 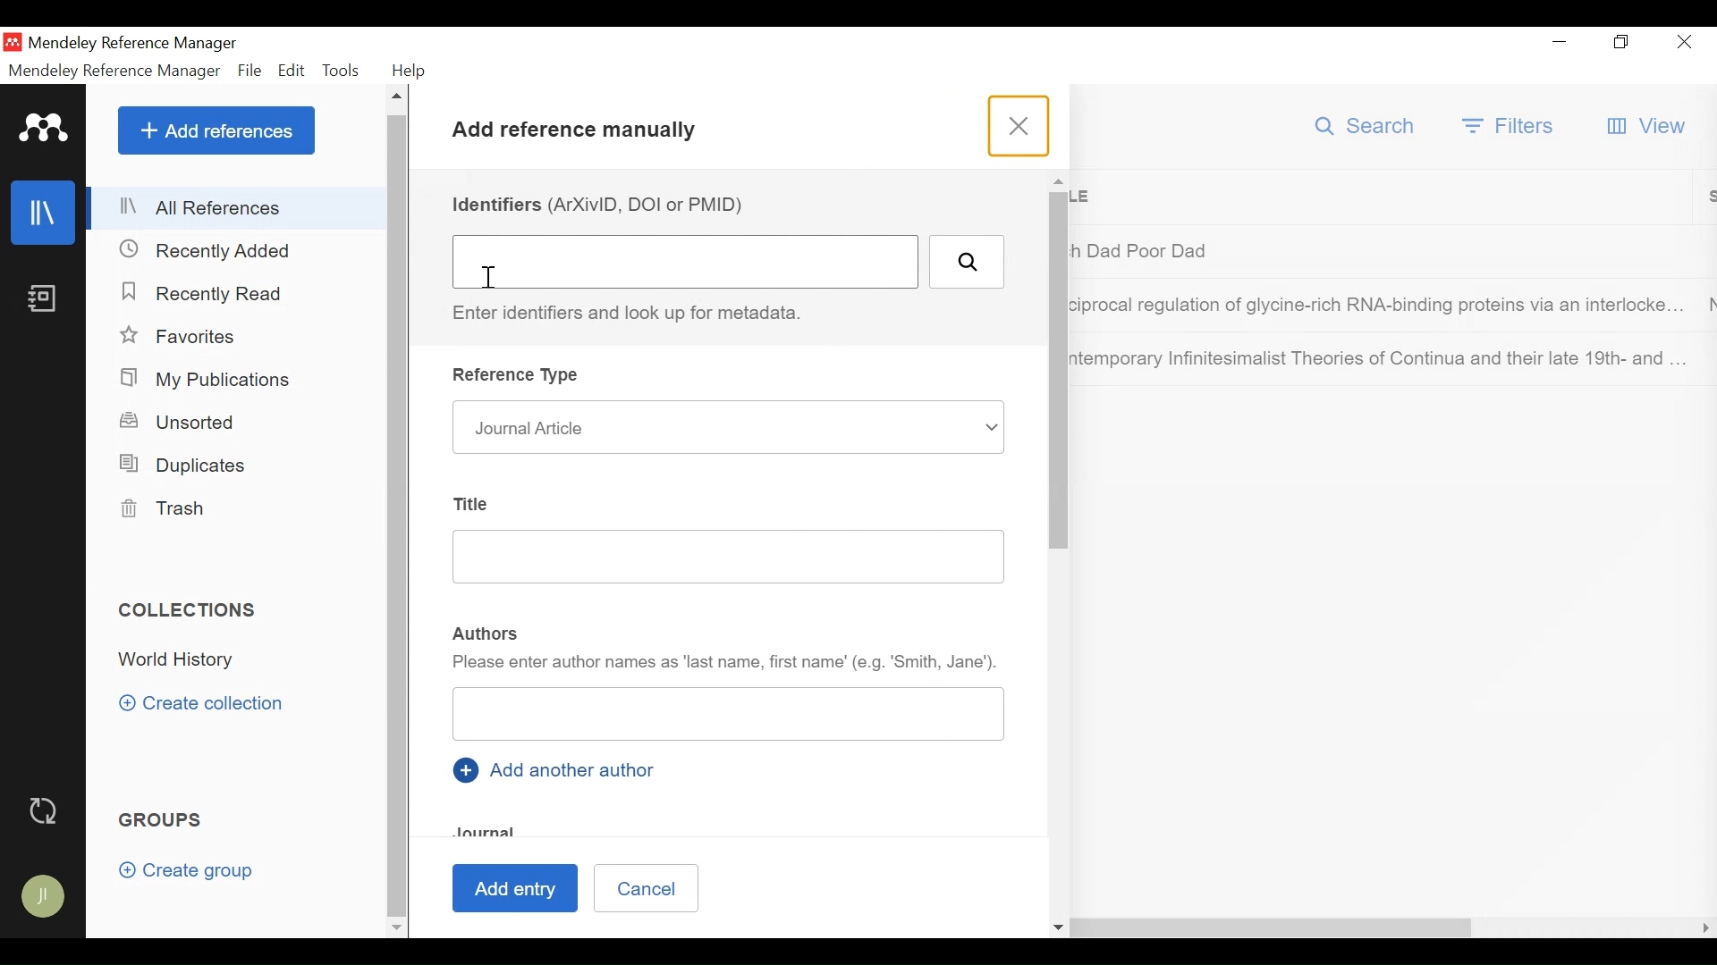 What do you see at coordinates (139, 42) in the screenshot?
I see `Mendeley Reference Manager` at bounding box center [139, 42].